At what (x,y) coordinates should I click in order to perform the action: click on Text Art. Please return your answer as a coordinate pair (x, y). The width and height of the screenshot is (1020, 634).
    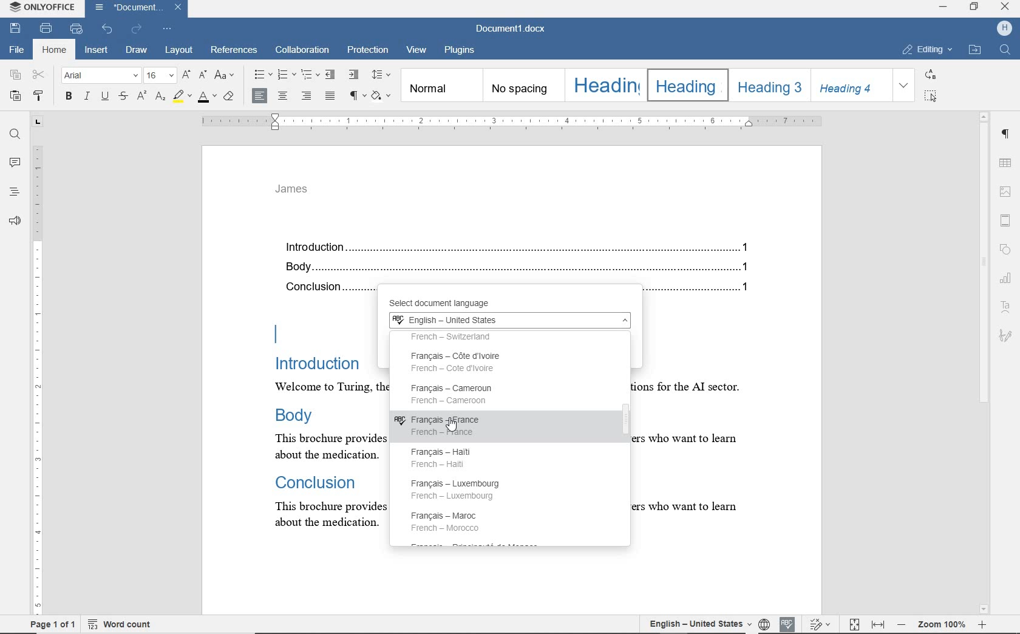
    Looking at the image, I should click on (1007, 307).